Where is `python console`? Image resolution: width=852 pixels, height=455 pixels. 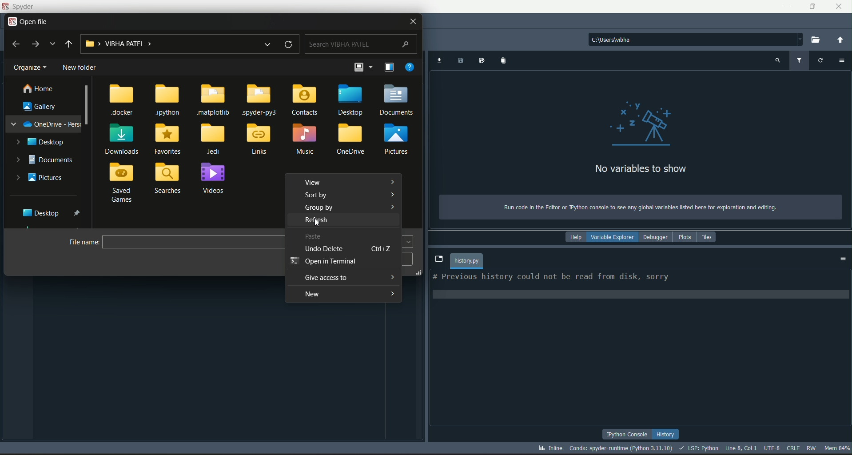
python console is located at coordinates (628, 434).